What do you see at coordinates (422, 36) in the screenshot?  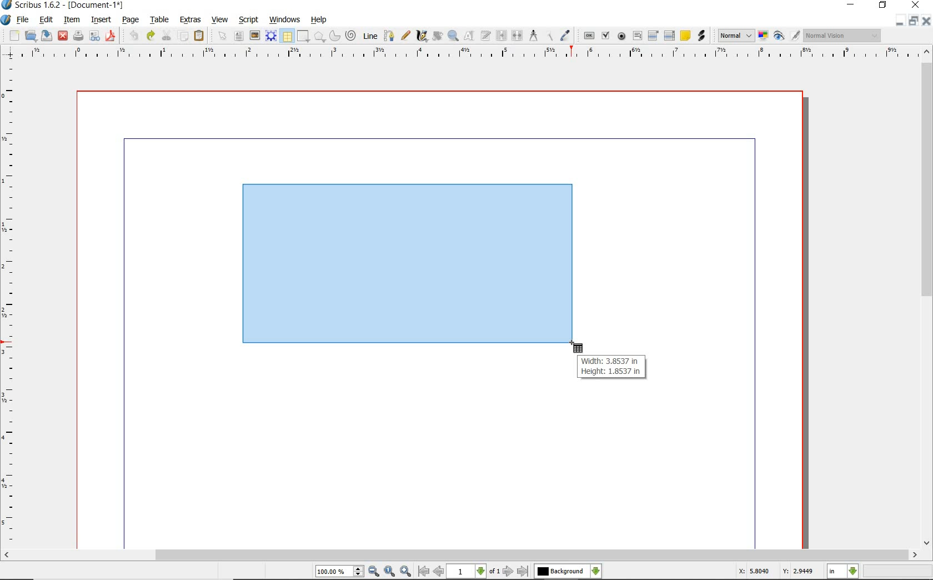 I see `calligraphic line` at bounding box center [422, 36].